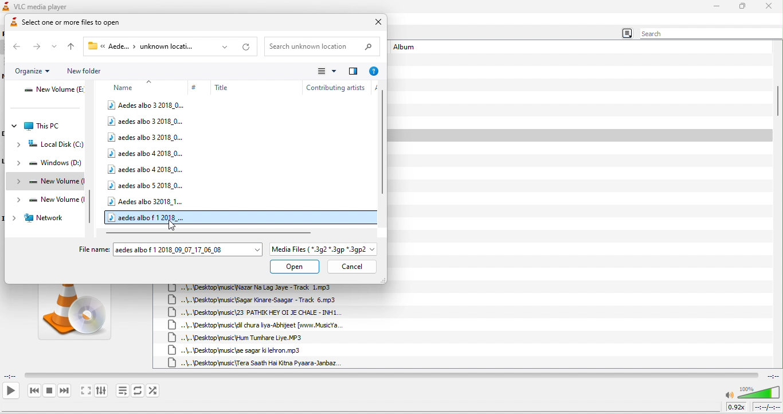  What do you see at coordinates (743, 7) in the screenshot?
I see `maximize` at bounding box center [743, 7].